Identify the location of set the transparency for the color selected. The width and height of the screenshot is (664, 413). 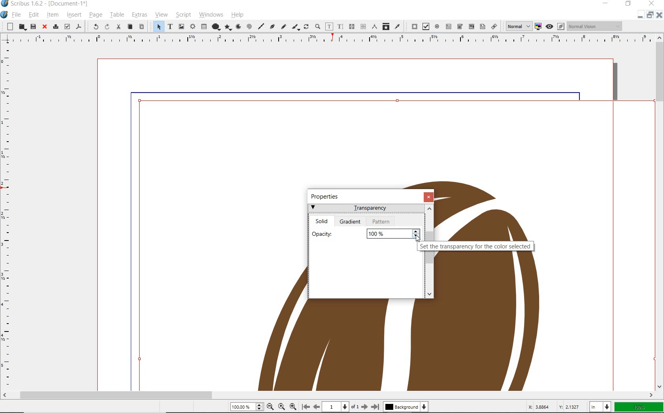
(477, 247).